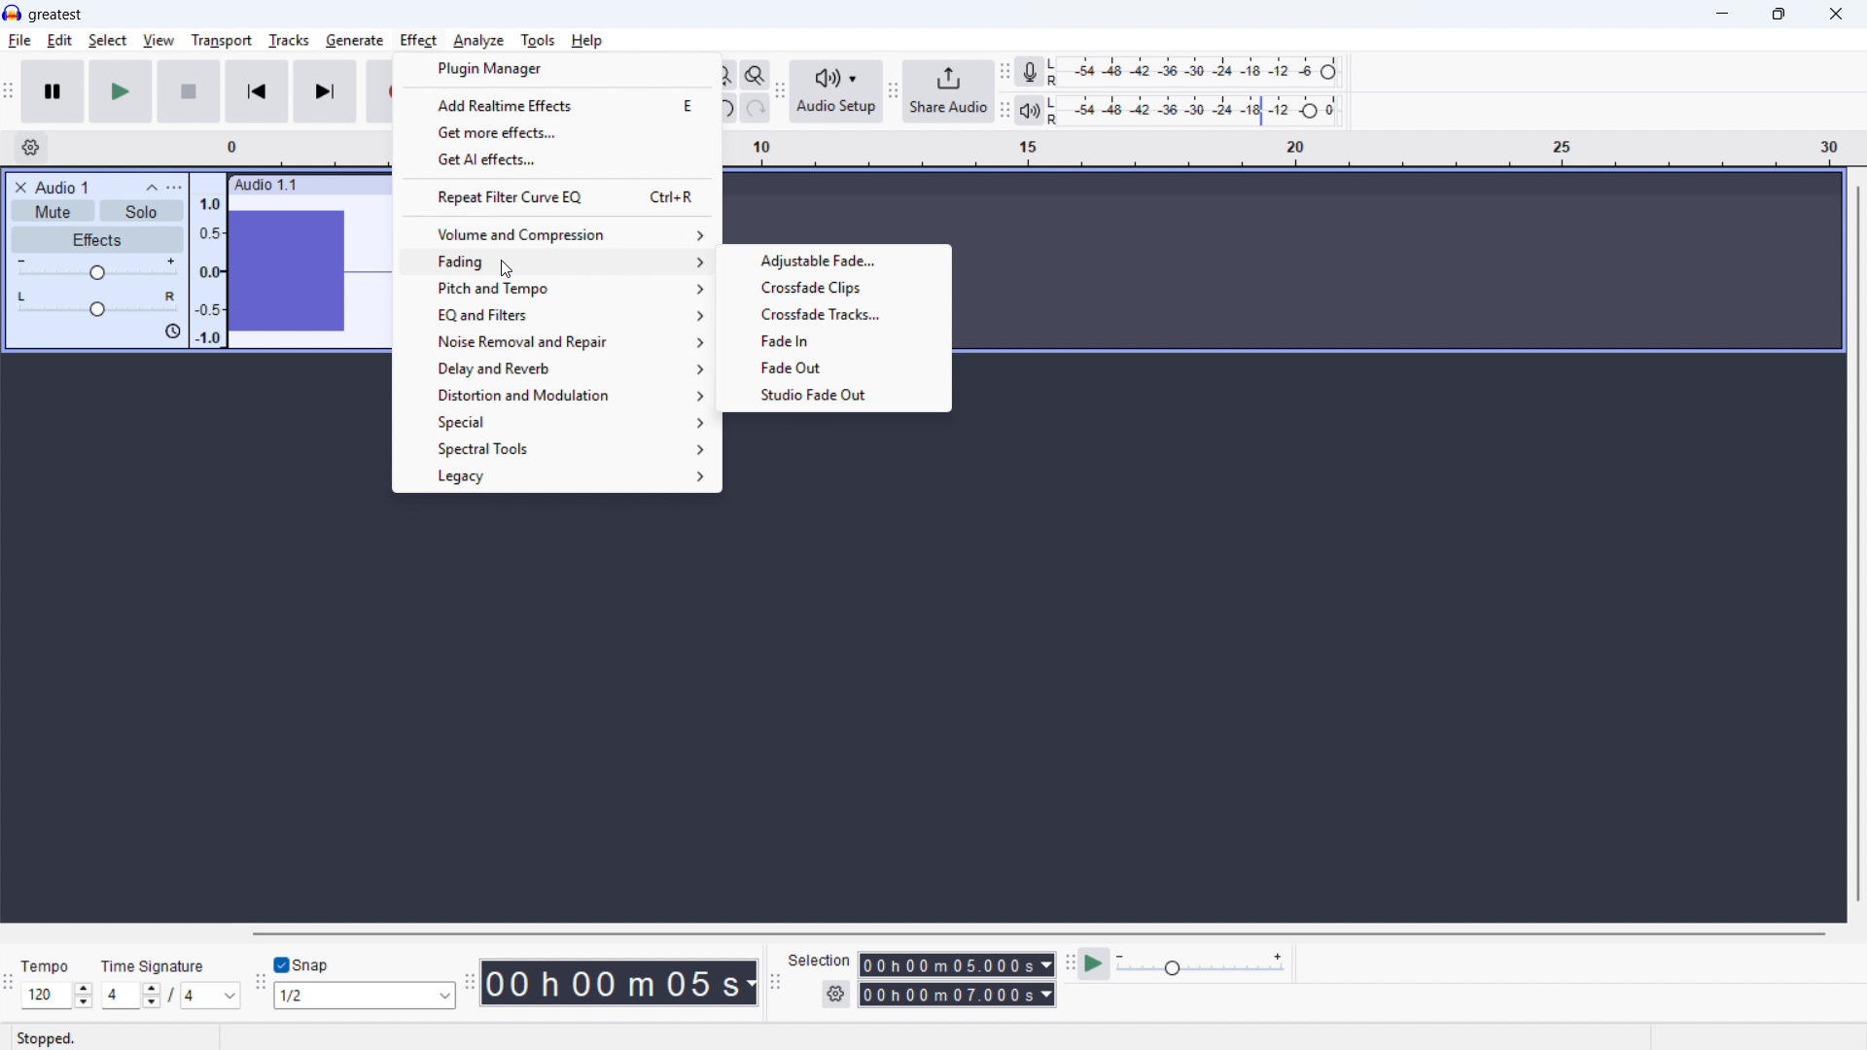 This screenshot has height=1050, width=1867. What do you see at coordinates (1004, 73) in the screenshot?
I see `Recording metre toolbar ` at bounding box center [1004, 73].